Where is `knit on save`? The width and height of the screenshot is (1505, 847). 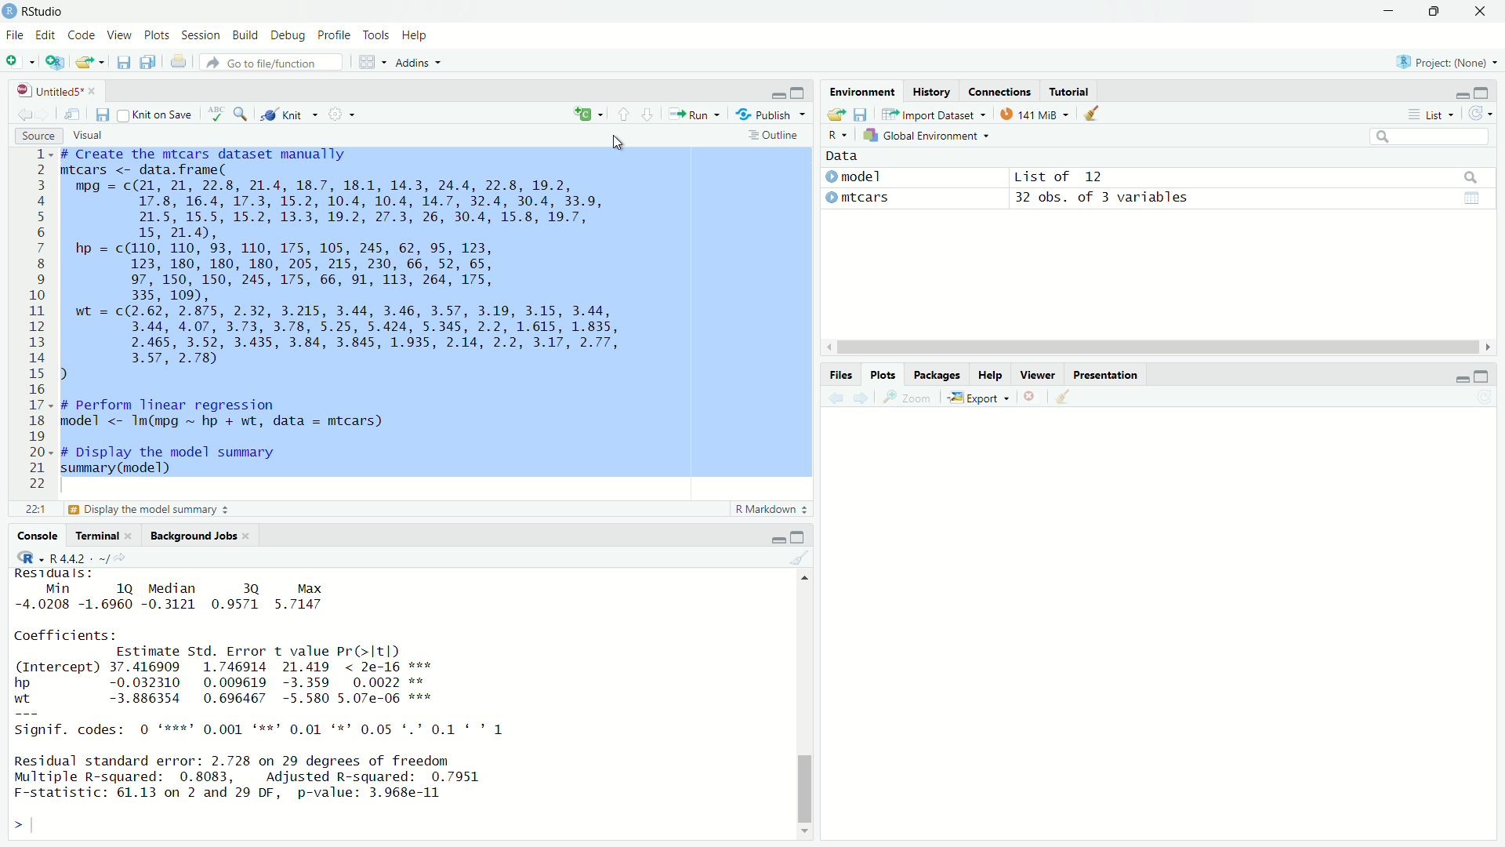 knit on save is located at coordinates (154, 115).